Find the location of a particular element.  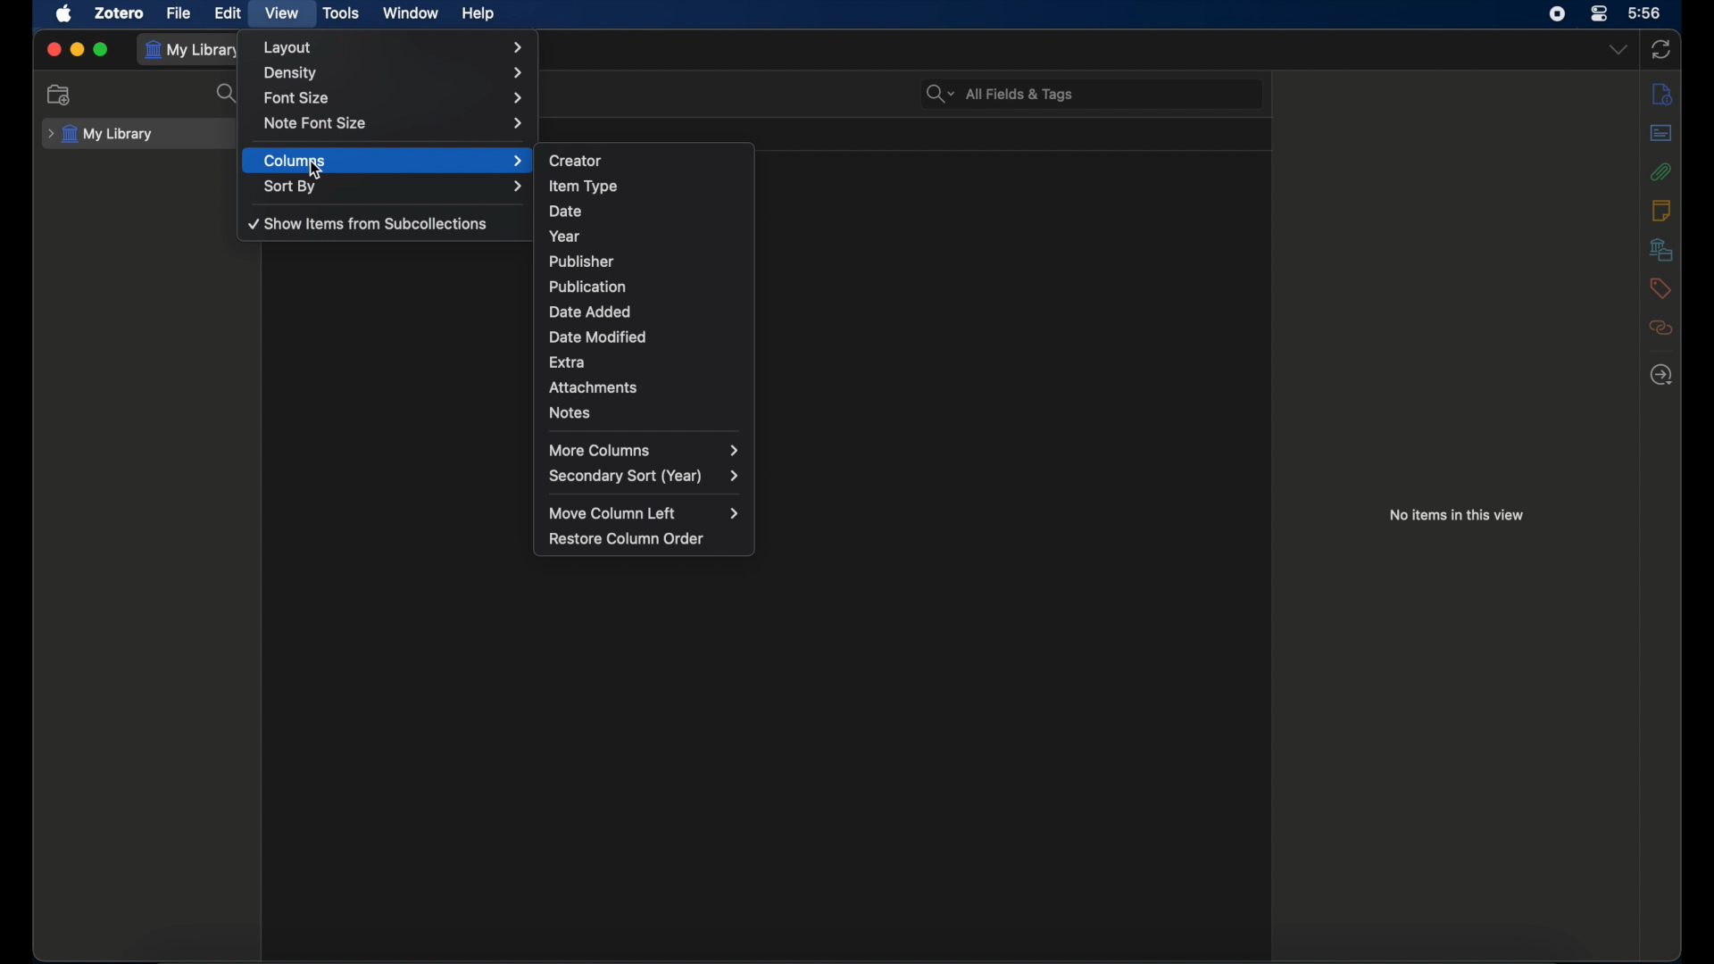

extra is located at coordinates (647, 361).